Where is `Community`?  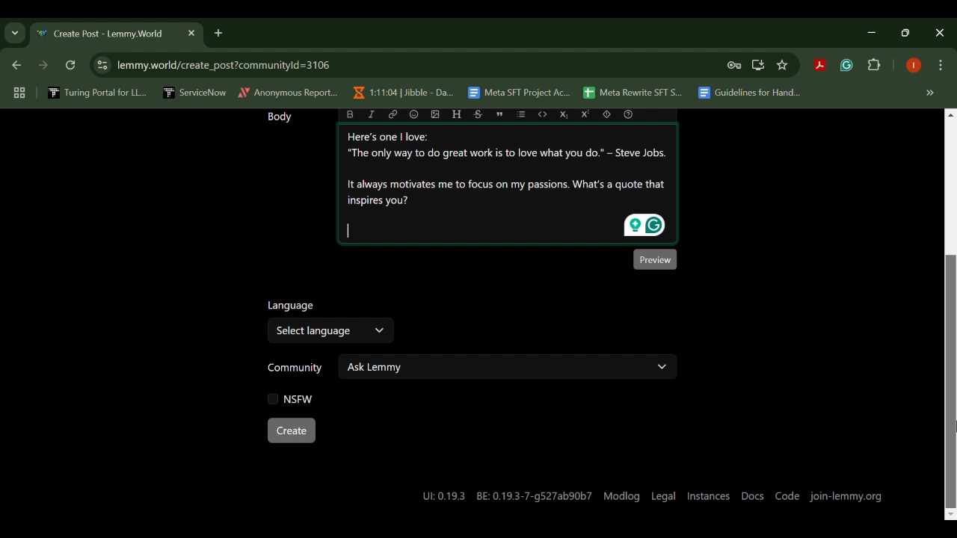 Community is located at coordinates (295, 369).